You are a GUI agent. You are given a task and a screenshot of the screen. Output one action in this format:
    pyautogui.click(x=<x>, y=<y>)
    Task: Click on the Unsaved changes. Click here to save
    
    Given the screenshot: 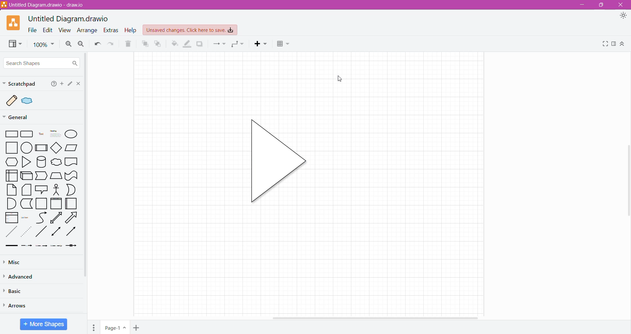 What is the action you would take?
    pyautogui.click(x=190, y=30)
    